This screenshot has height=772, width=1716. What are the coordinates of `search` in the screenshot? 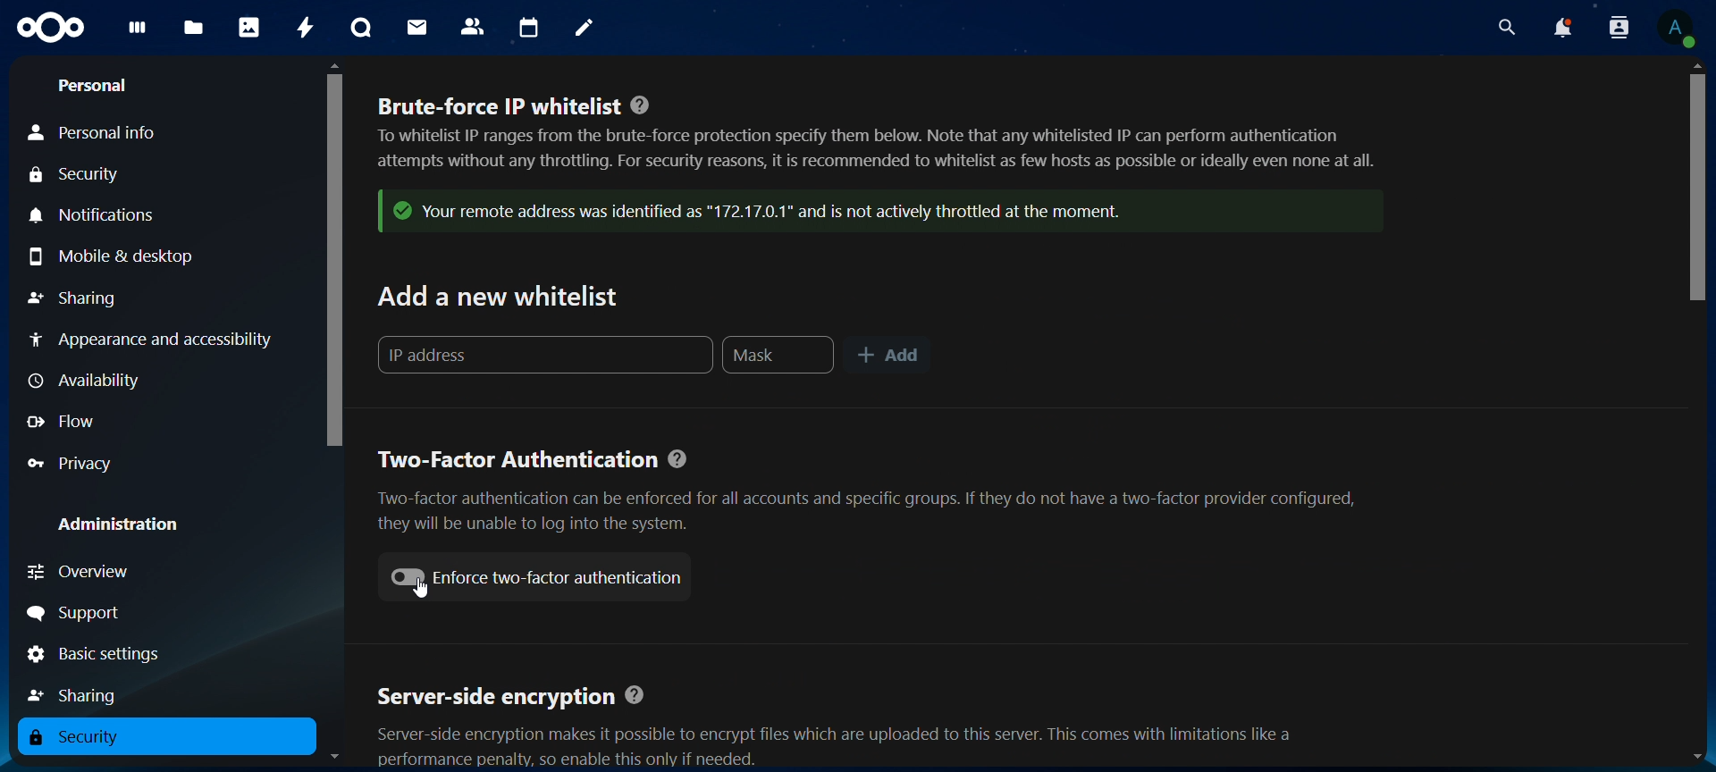 It's located at (1506, 27).